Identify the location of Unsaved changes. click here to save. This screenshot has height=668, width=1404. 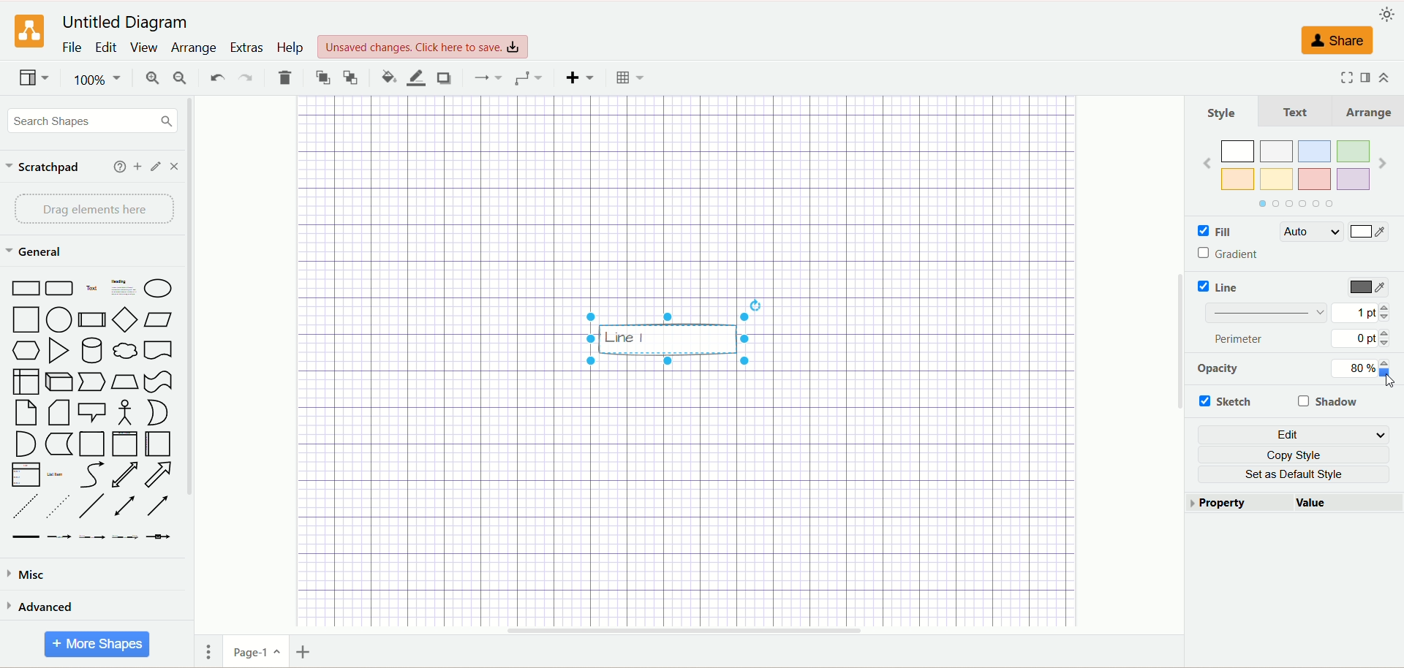
(423, 48).